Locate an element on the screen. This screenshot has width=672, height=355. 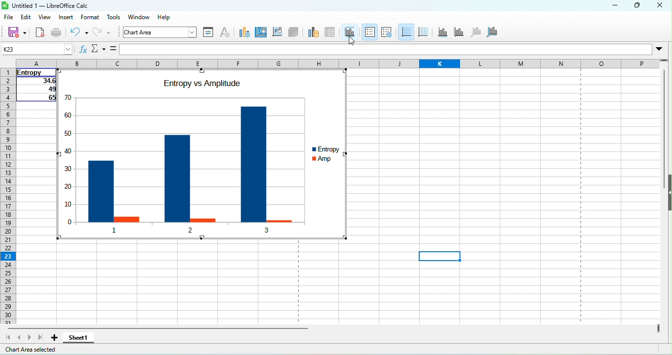
column headings is located at coordinates (337, 63).